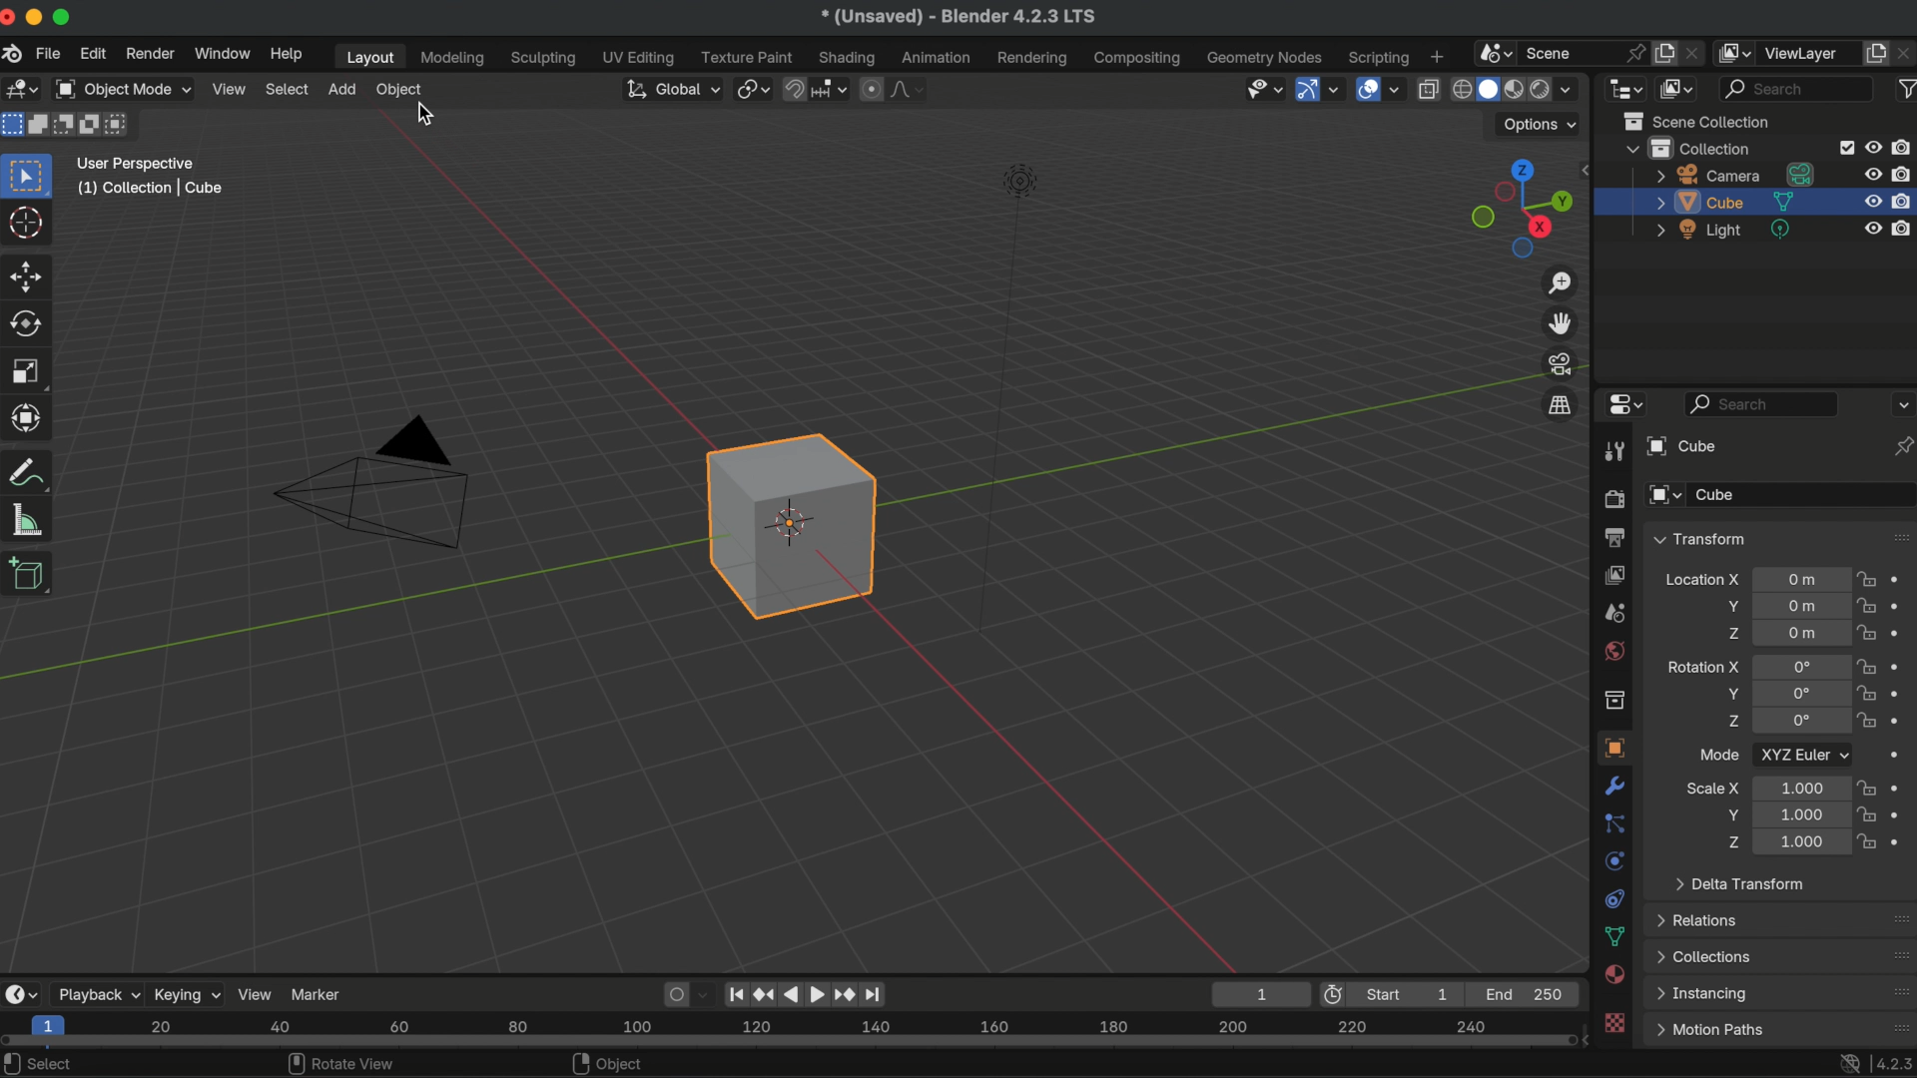 This screenshot has height=1078, width=1917. I want to click on zoom in/out of the view, so click(1563, 283).